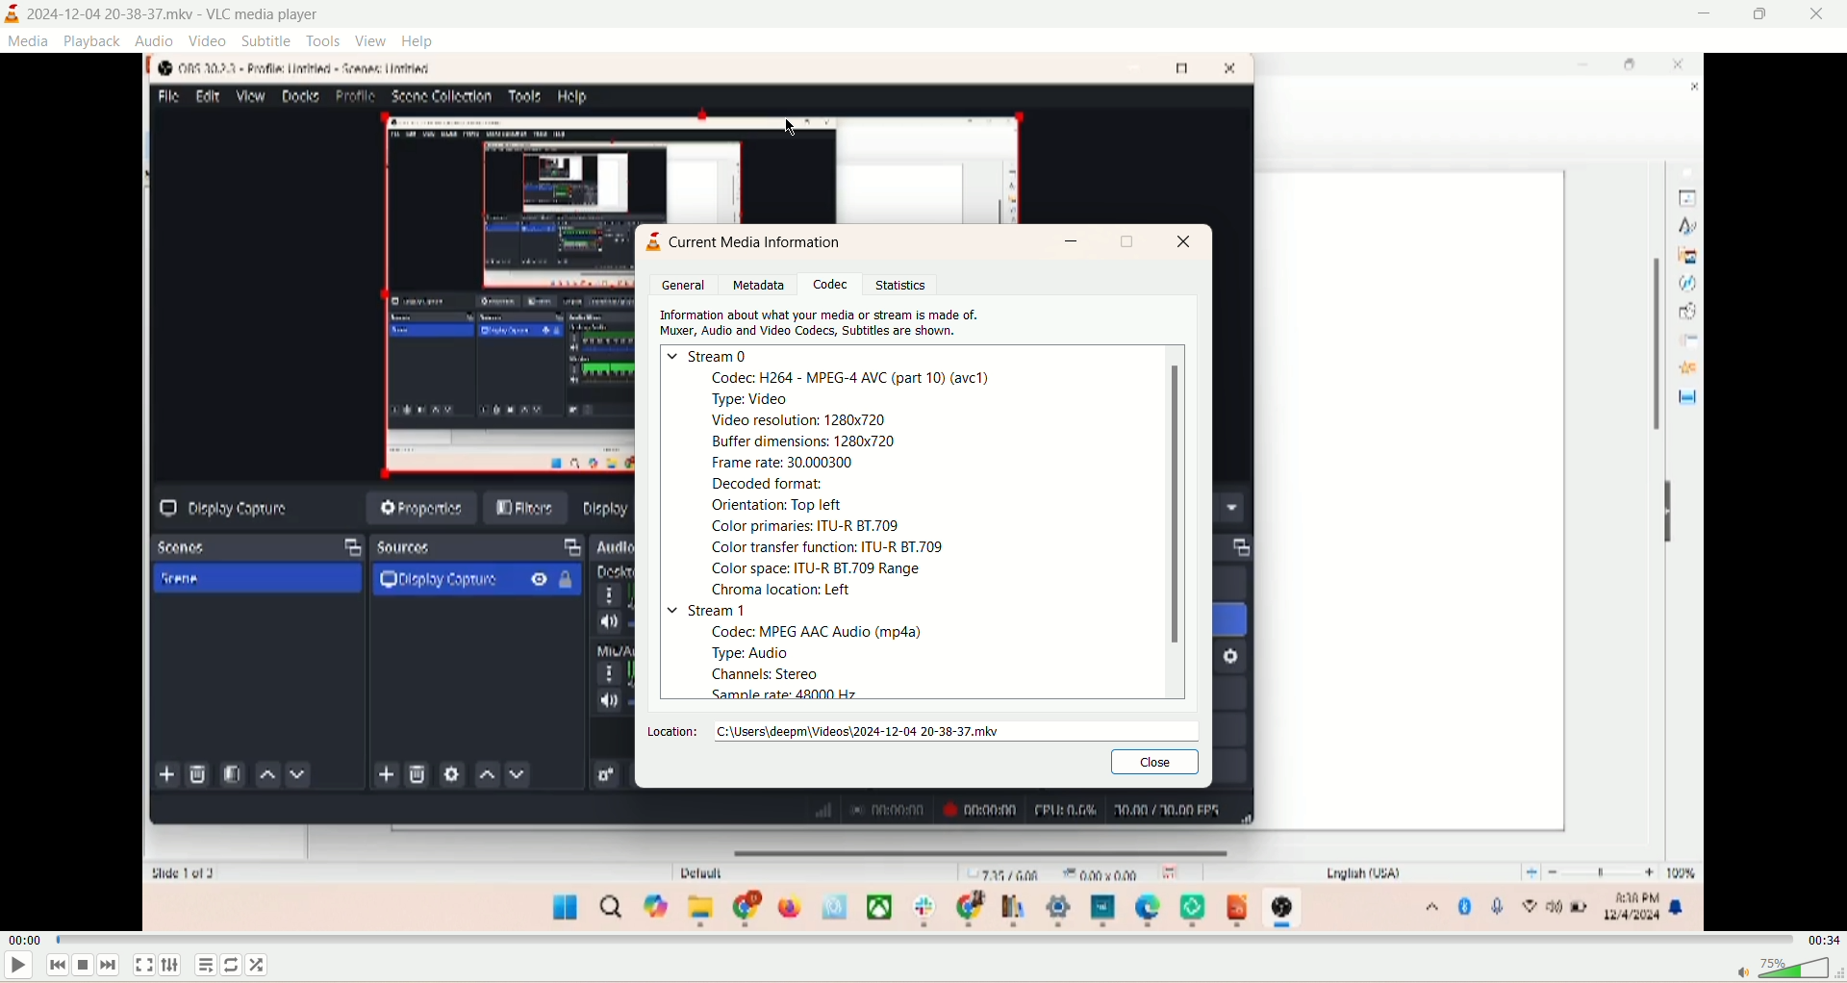 The image size is (1847, 983). Describe the element at coordinates (1823, 943) in the screenshot. I see `total time` at that location.